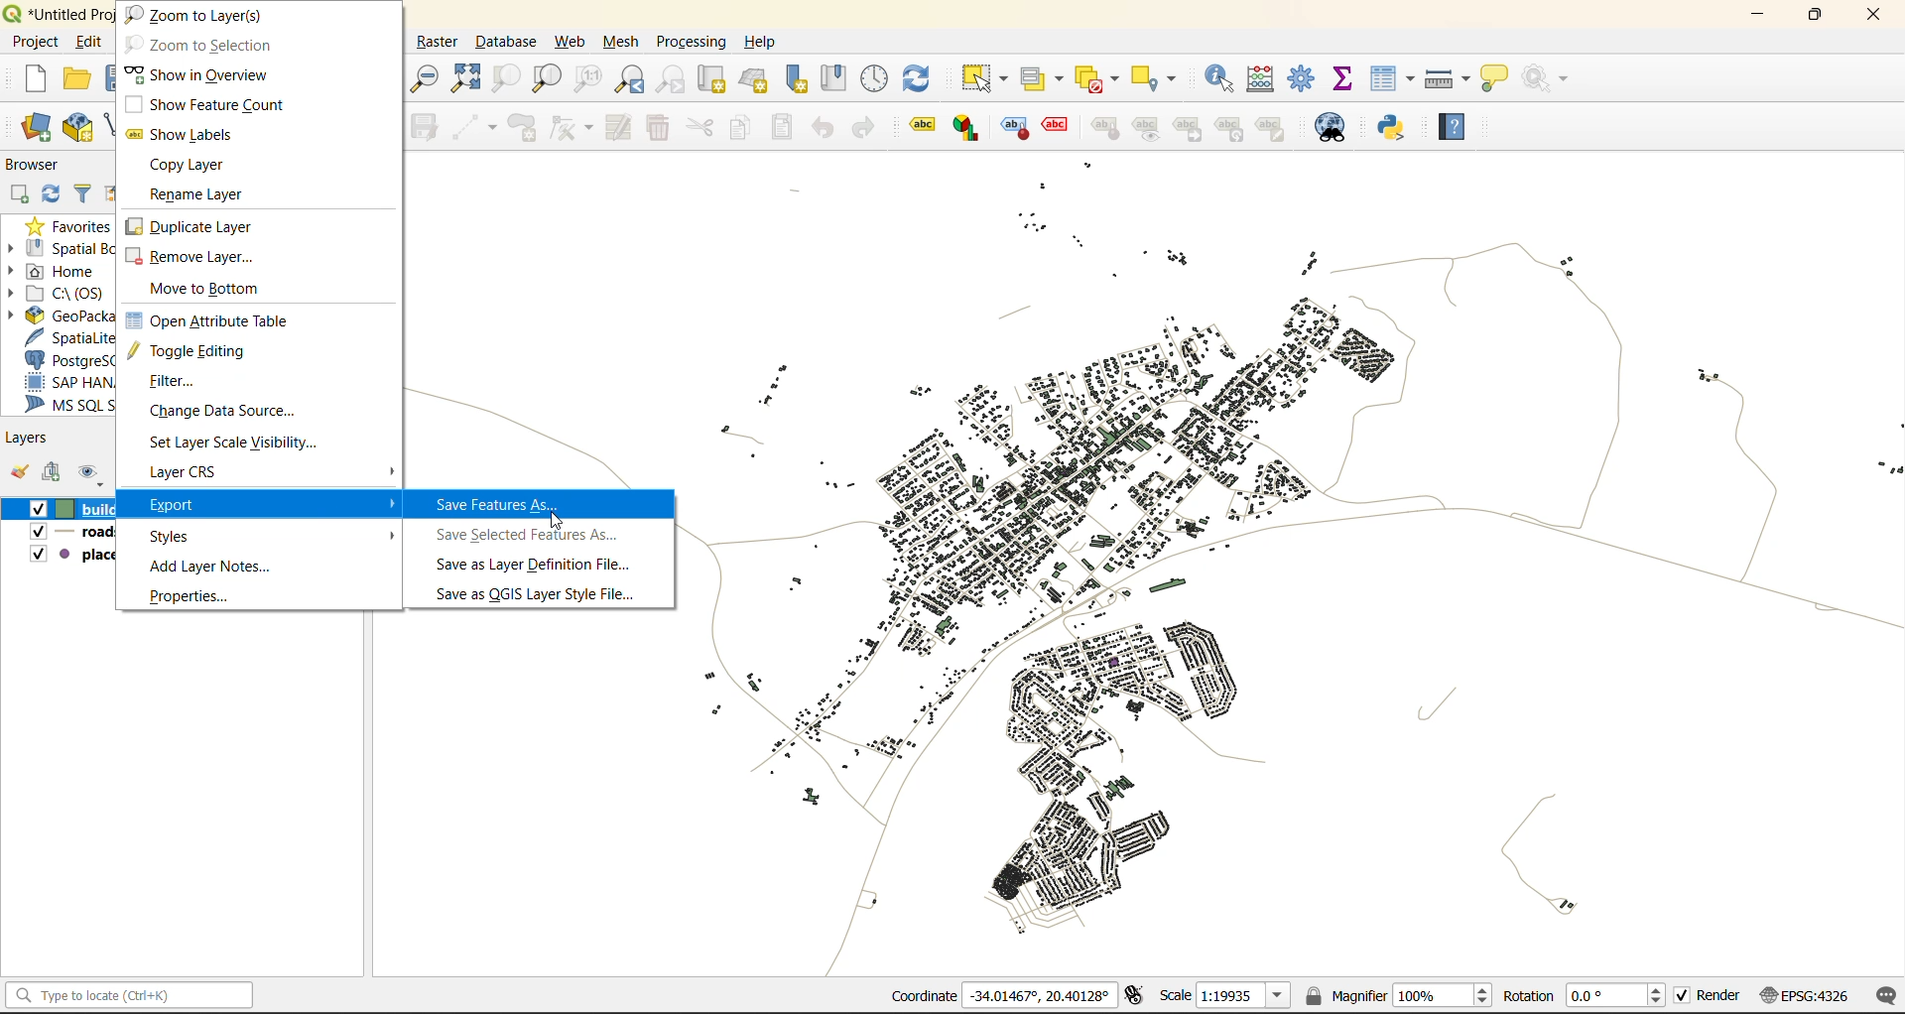  What do you see at coordinates (219, 45) in the screenshot?
I see `zoom to selection` at bounding box center [219, 45].